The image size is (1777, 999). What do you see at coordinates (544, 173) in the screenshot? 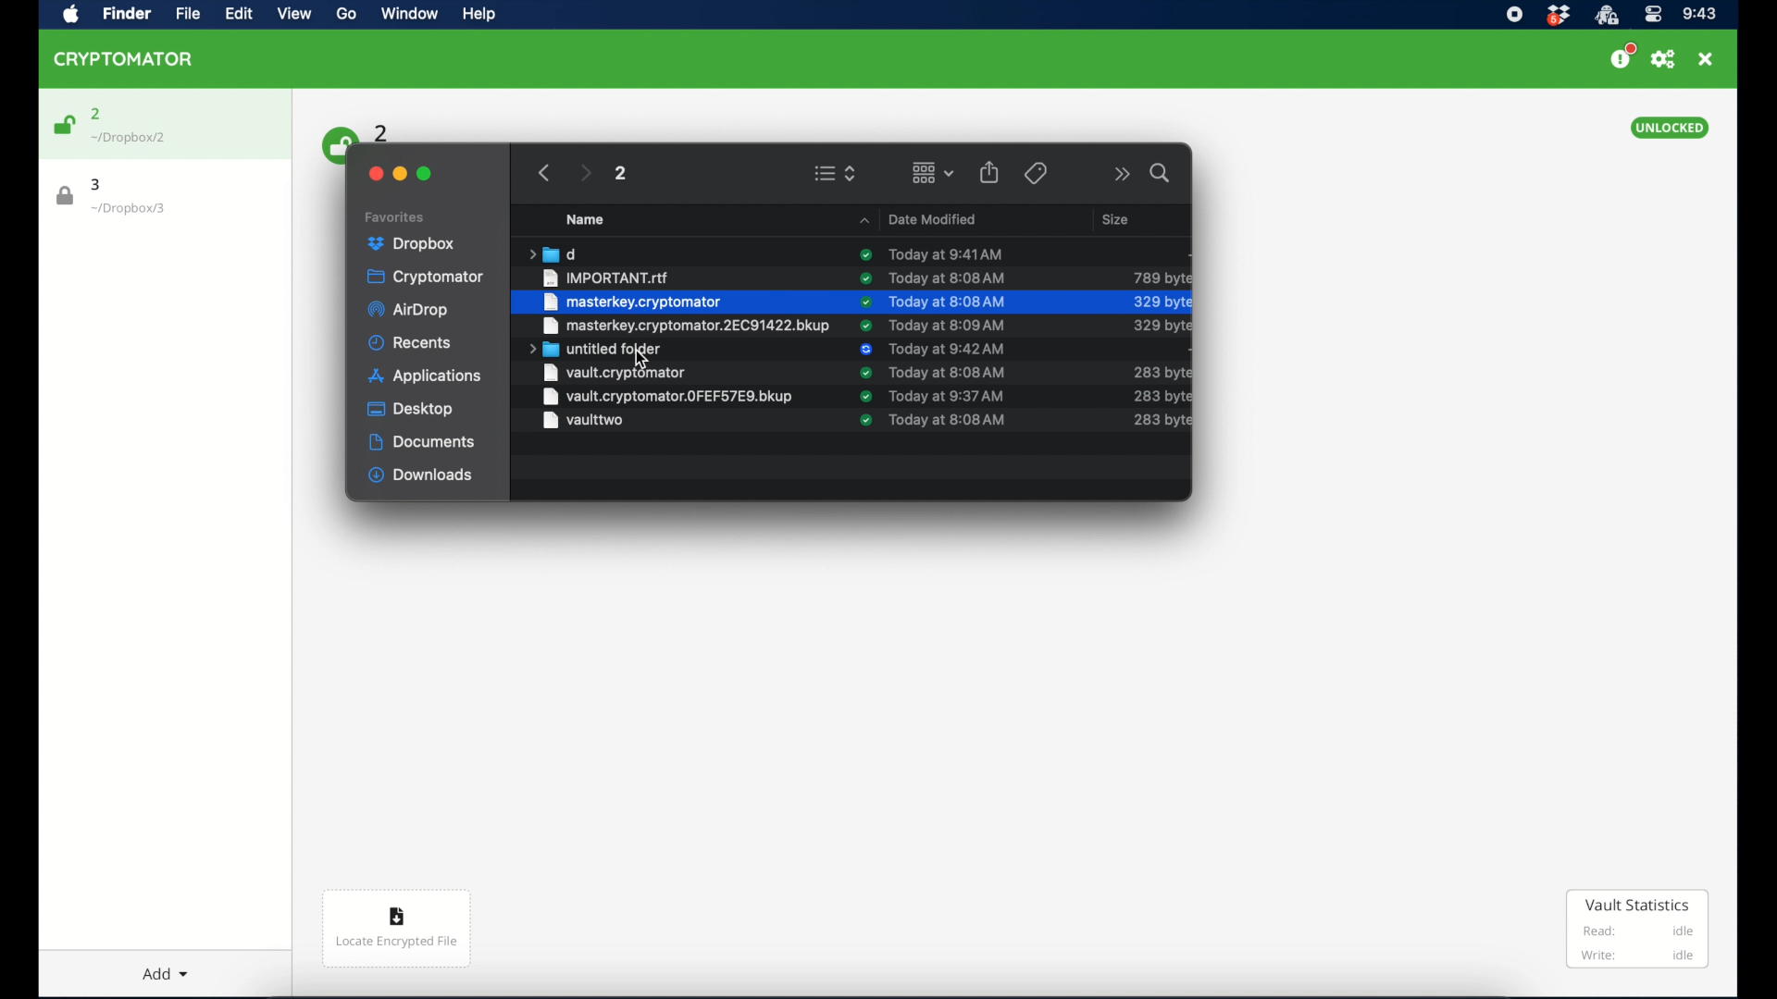
I see `previous` at bounding box center [544, 173].